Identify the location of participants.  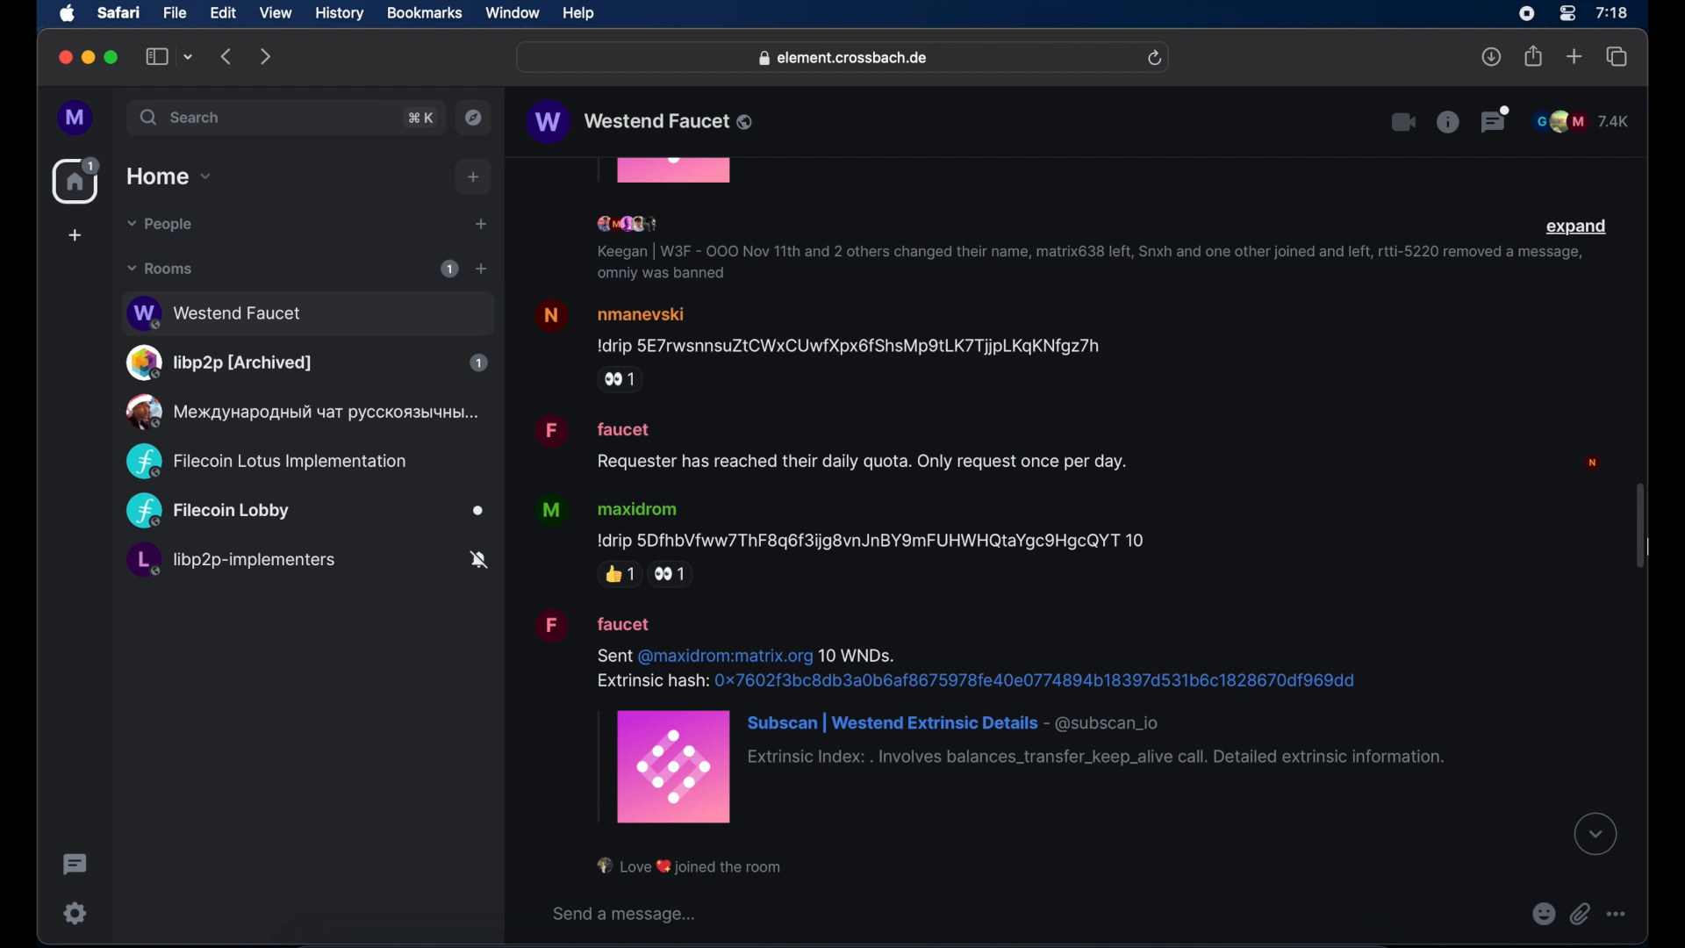
(631, 225).